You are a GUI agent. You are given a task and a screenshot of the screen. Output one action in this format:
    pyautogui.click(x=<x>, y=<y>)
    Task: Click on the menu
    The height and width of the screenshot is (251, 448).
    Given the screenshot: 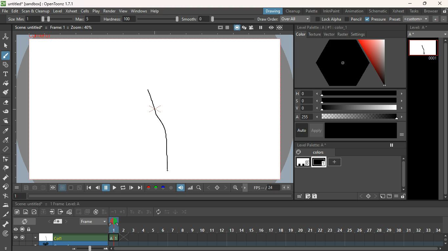 What is the action you would take?
    pyautogui.click(x=35, y=237)
    